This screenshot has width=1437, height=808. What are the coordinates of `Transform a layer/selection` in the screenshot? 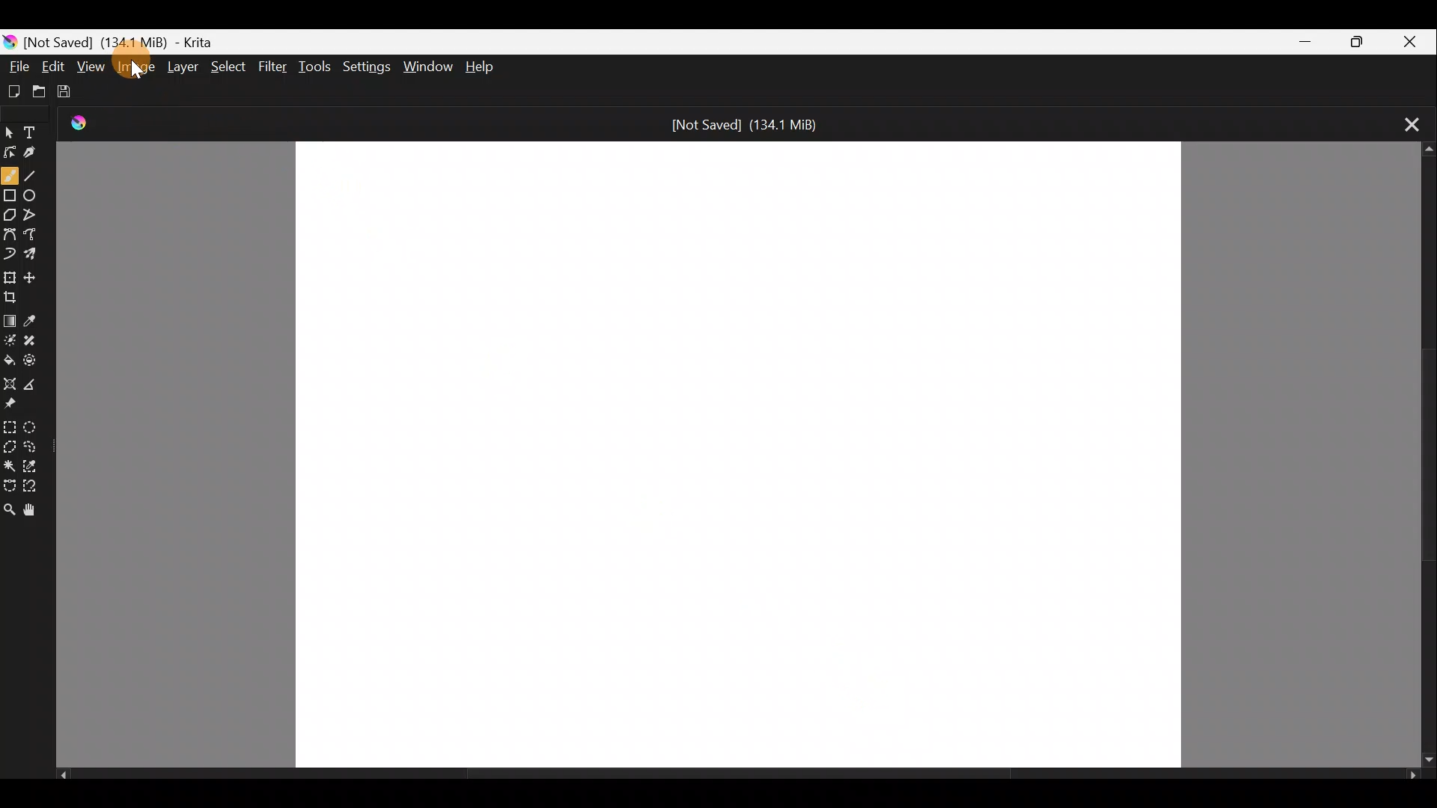 It's located at (10, 277).